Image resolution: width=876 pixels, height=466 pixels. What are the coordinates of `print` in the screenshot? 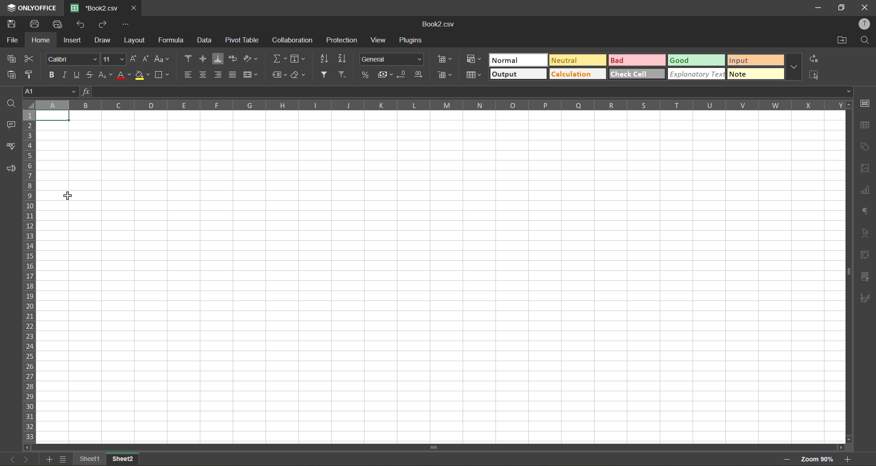 It's located at (34, 23).